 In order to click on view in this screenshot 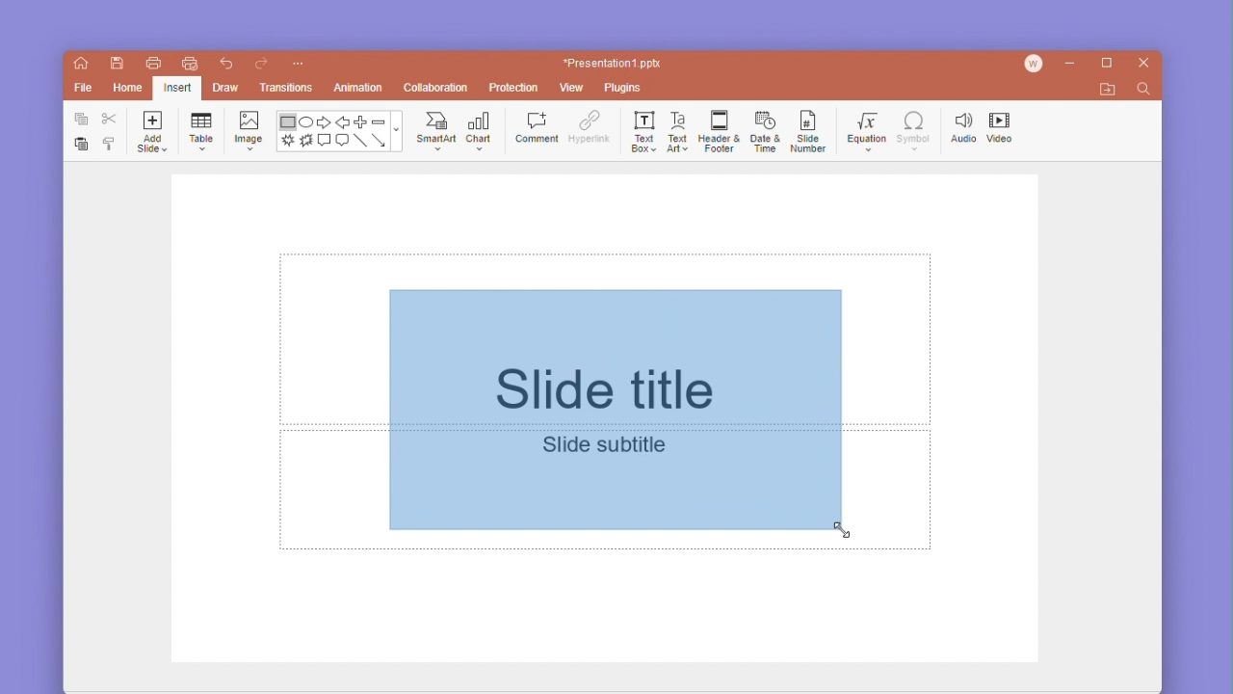, I will do `click(574, 88)`.